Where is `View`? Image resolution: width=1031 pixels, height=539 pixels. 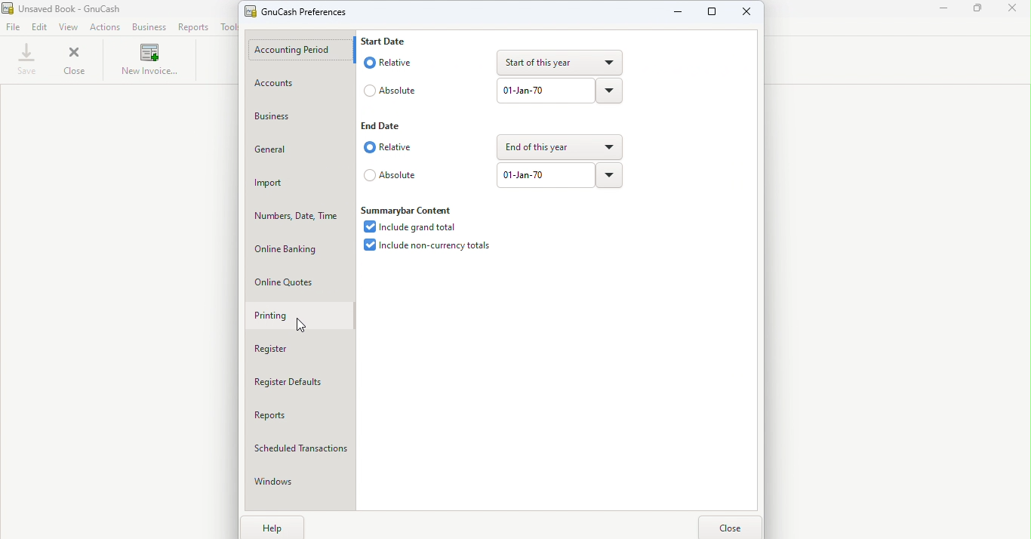
View is located at coordinates (69, 27).